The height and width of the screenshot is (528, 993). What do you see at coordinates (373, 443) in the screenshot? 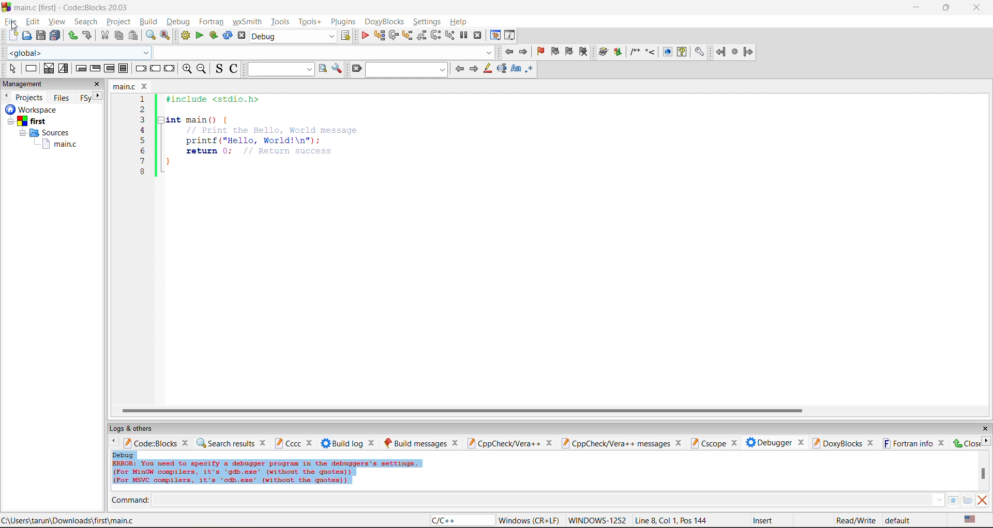
I see `close` at bounding box center [373, 443].